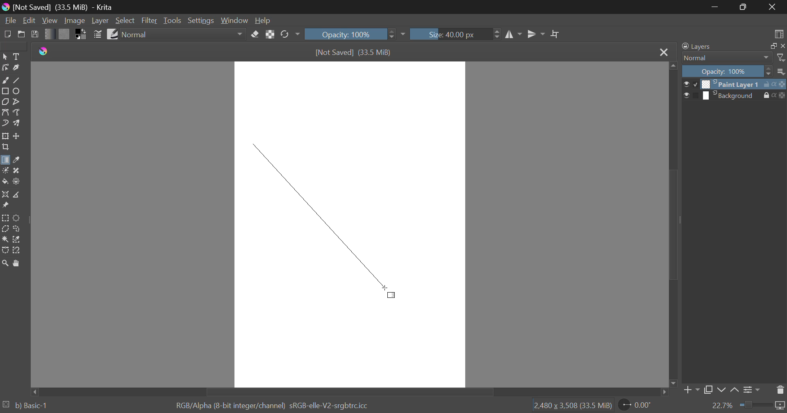 This screenshot has width=787, height=413. Describe the element at coordinates (514, 35) in the screenshot. I see `Vertical Mirror Flip` at that location.